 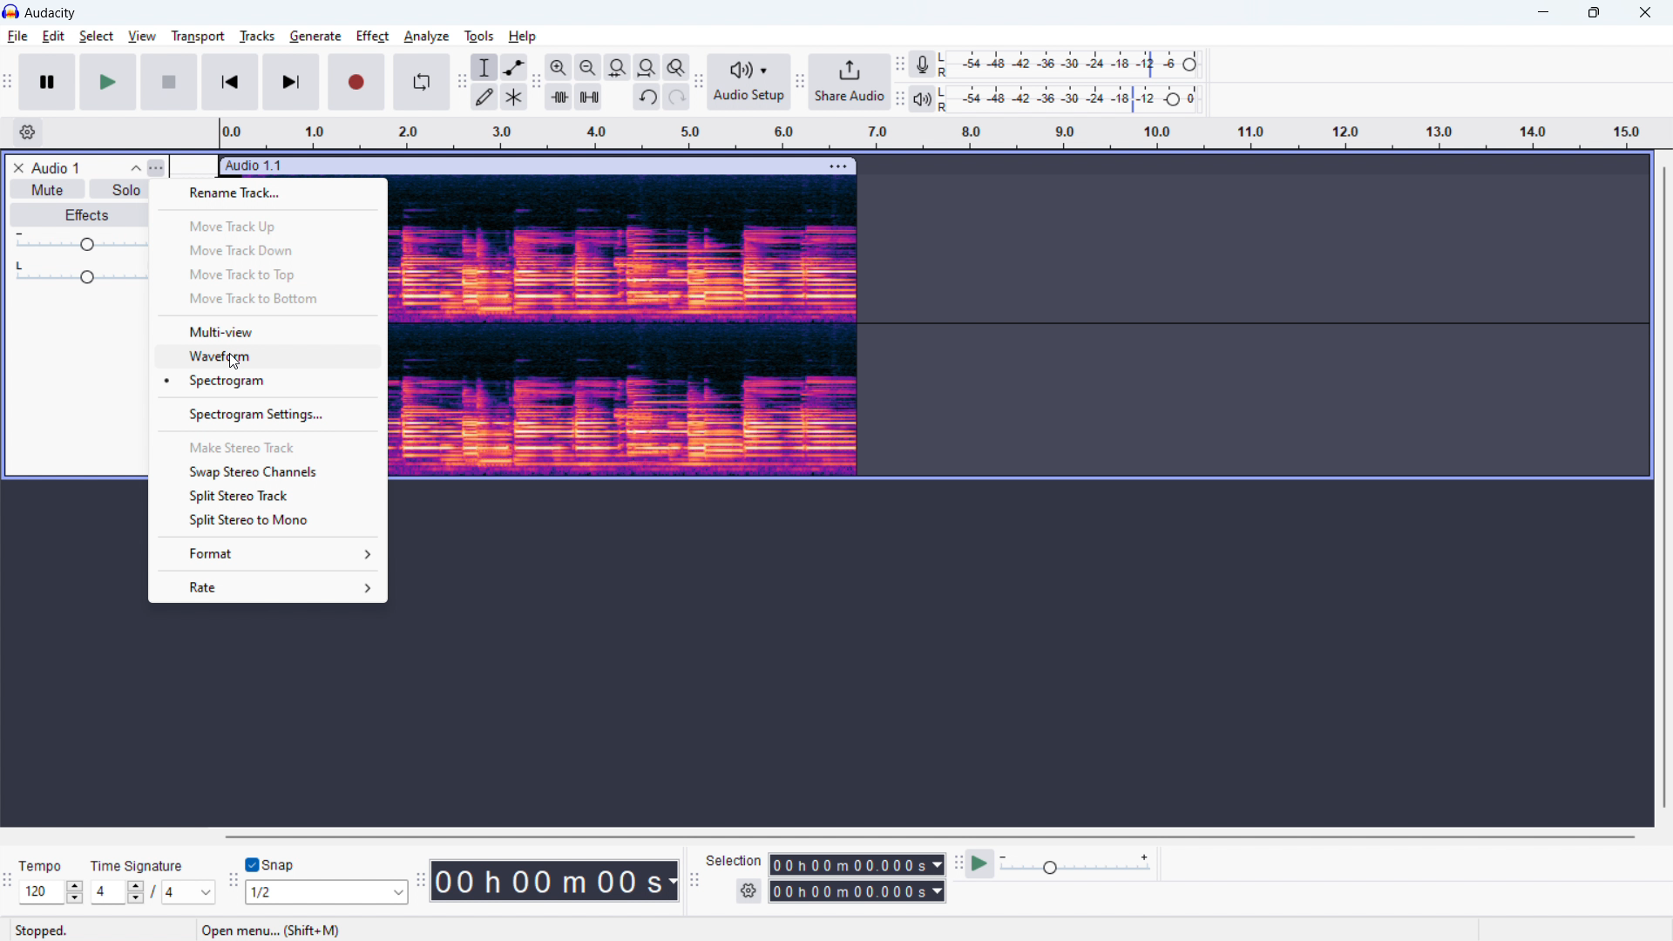 I want to click on zoom out, so click(x=587, y=67).